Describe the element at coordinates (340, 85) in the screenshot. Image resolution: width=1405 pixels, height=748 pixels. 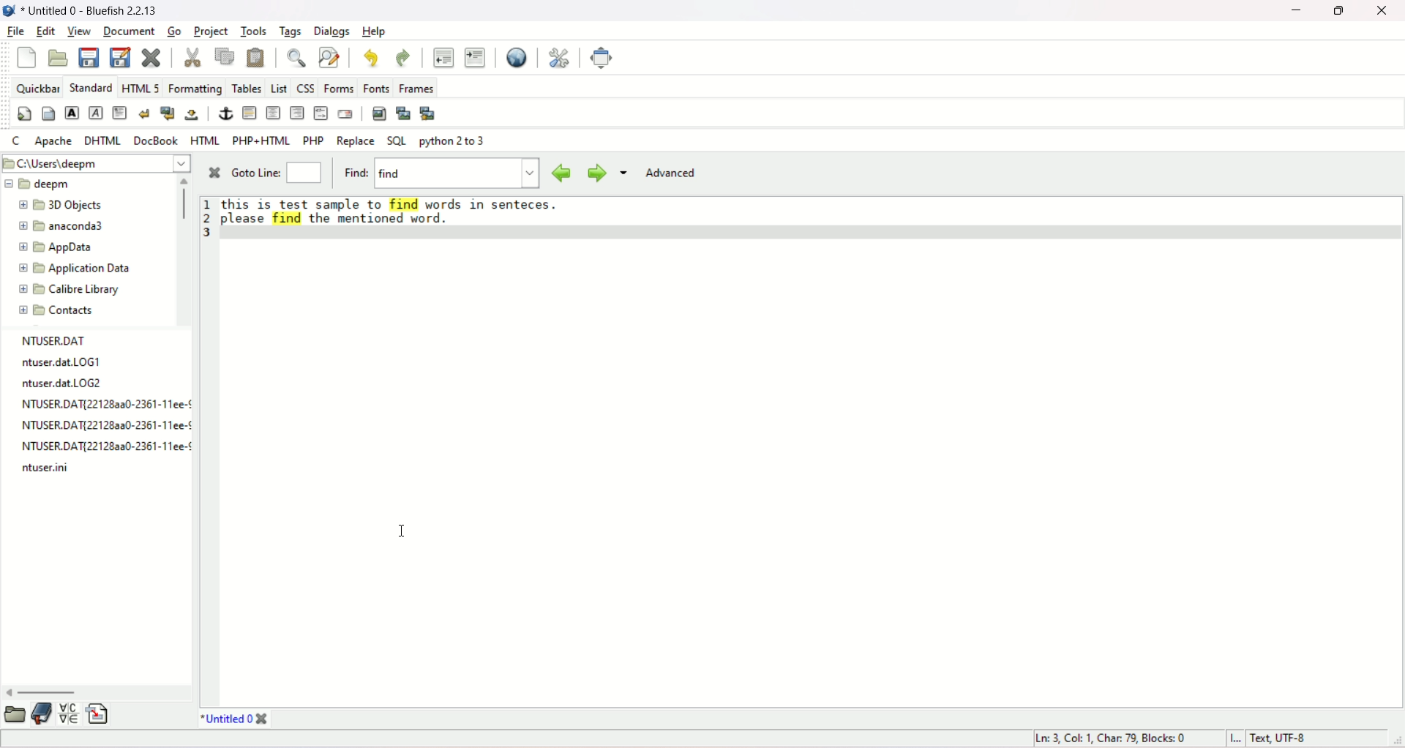
I see `forms` at that location.